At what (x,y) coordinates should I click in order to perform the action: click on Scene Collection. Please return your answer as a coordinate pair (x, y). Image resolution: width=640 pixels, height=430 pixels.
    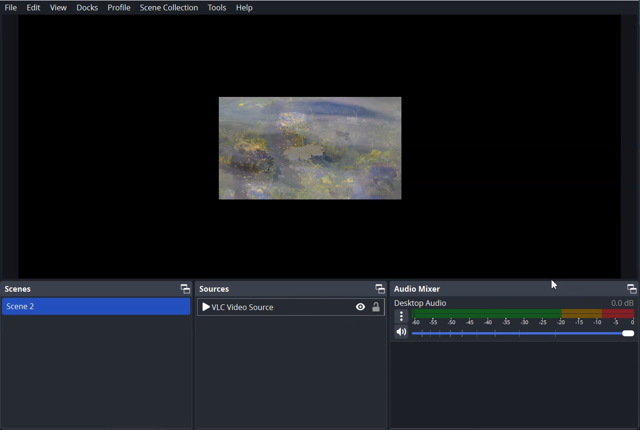
    Looking at the image, I should click on (168, 8).